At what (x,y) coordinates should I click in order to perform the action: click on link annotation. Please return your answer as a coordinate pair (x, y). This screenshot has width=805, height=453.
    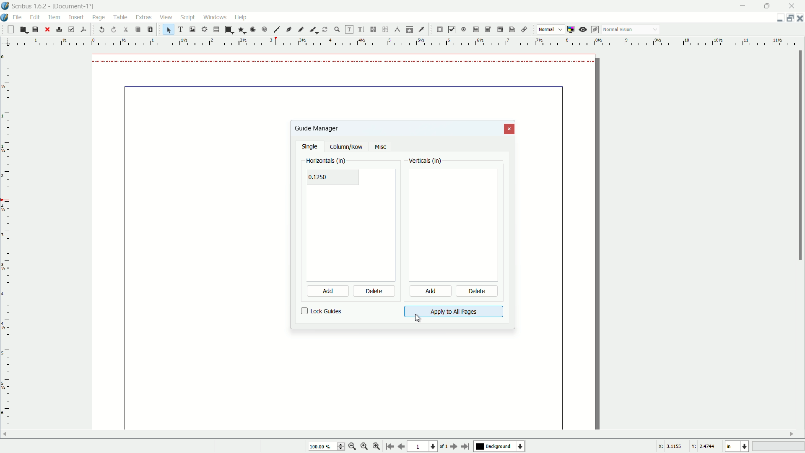
    Looking at the image, I should click on (522, 30).